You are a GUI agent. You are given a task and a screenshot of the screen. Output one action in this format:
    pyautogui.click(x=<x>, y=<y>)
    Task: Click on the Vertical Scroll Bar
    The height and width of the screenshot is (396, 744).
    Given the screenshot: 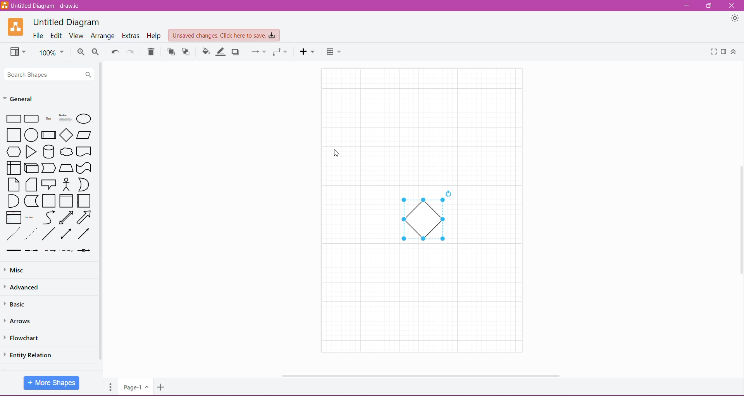 What is the action you would take?
    pyautogui.click(x=100, y=212)
    